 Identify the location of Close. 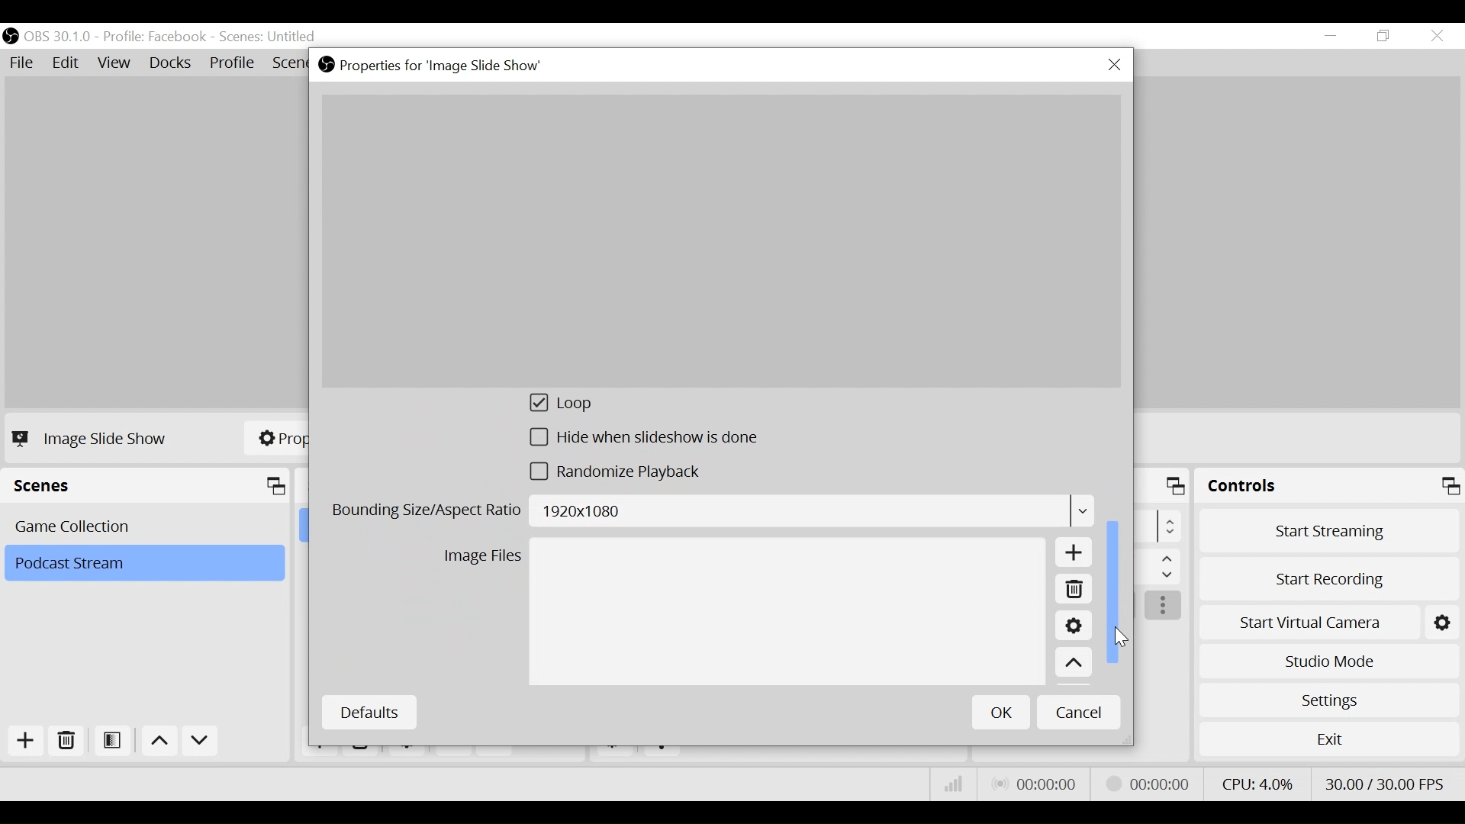
(1114, 66).